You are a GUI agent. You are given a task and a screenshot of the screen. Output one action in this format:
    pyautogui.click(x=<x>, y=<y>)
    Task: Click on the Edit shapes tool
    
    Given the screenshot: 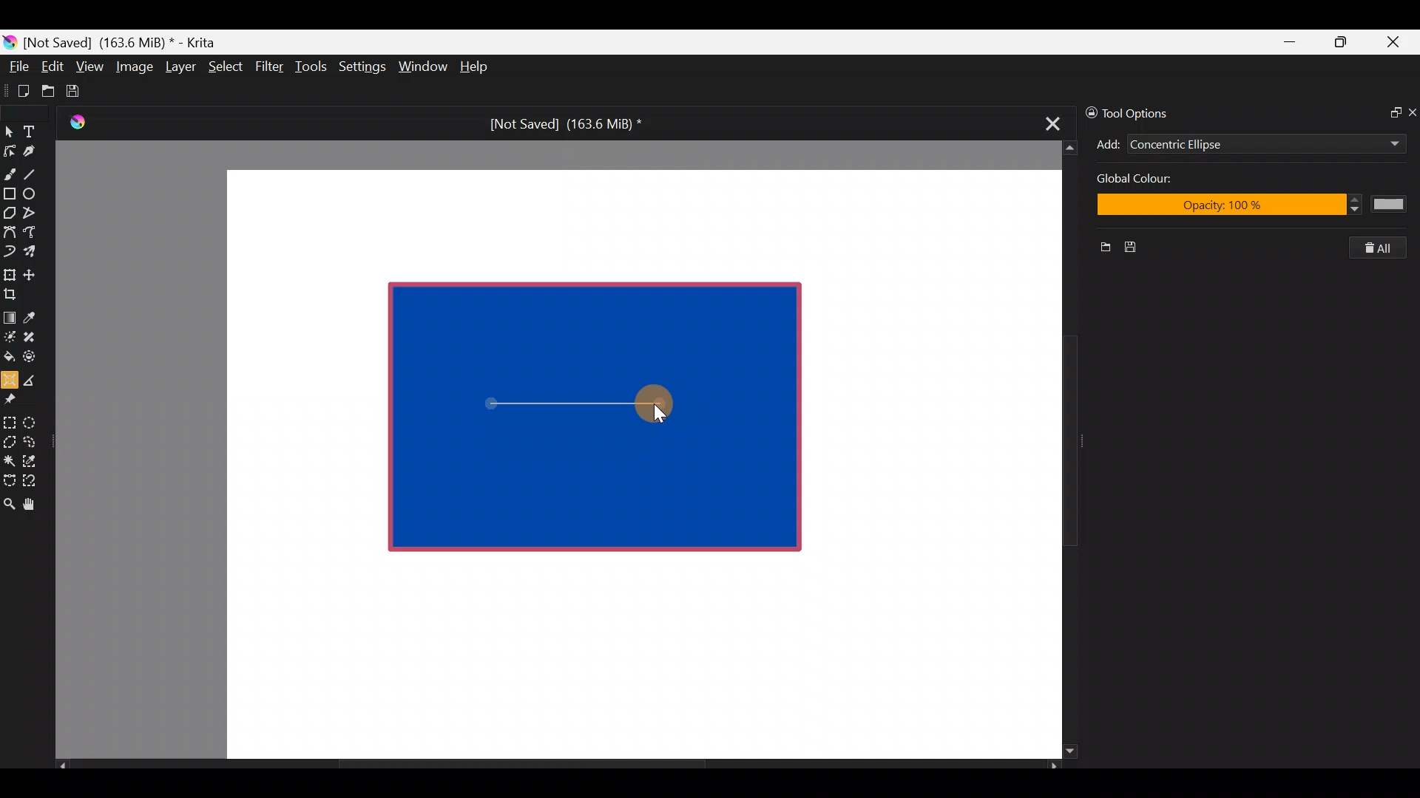 What is the action you would take?
    pyautogui.click(x=10, y=150)
    